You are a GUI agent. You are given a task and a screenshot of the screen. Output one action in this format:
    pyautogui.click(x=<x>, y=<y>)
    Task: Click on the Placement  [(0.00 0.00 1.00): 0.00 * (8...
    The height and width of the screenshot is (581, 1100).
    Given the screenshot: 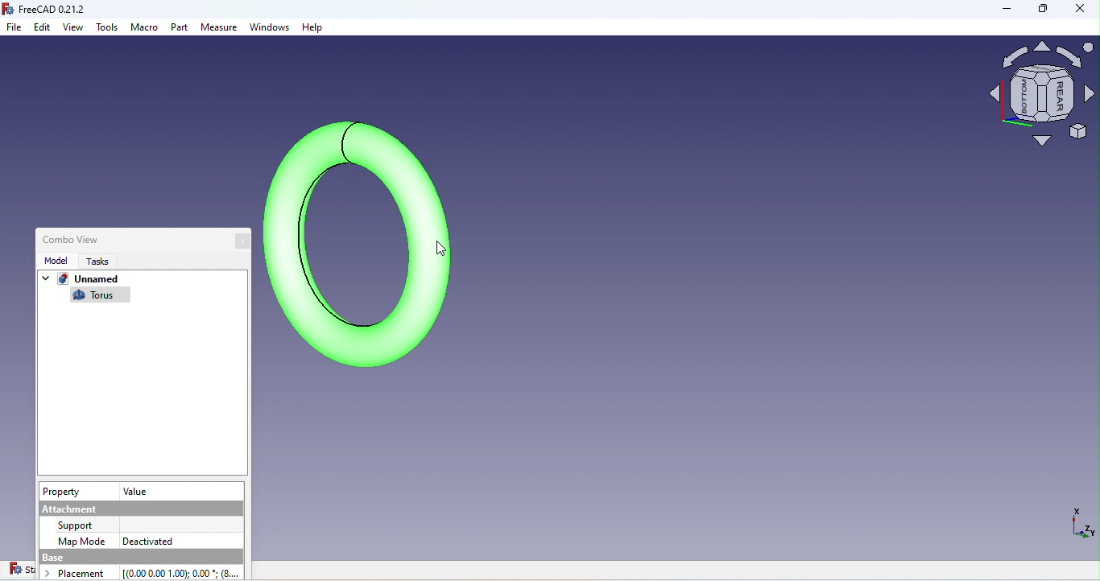 What is the action you would take?
    pyautogui.click(x=146, y=572)
    